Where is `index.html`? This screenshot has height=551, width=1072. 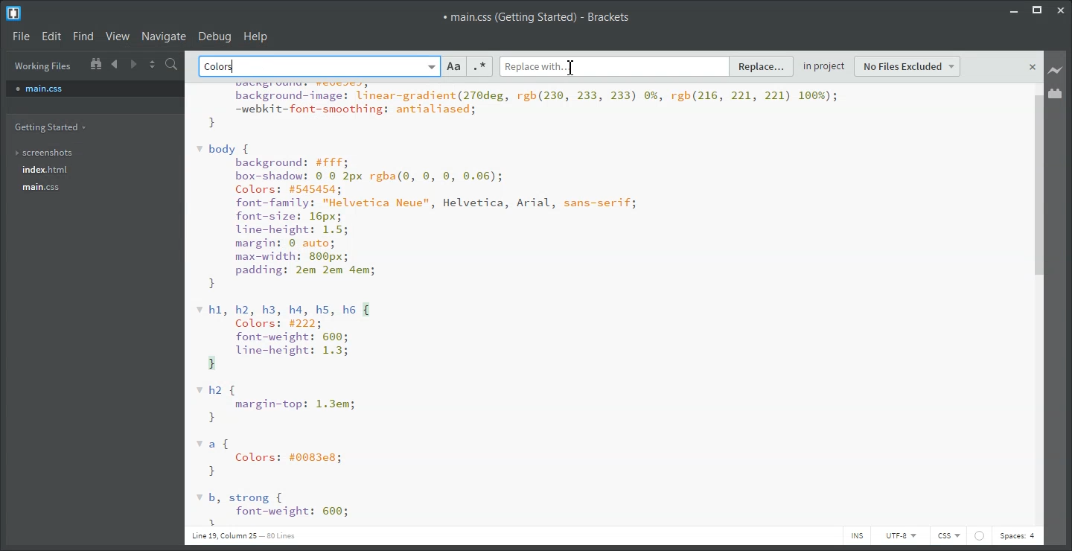 index.html is located at coordinates (53, 170).